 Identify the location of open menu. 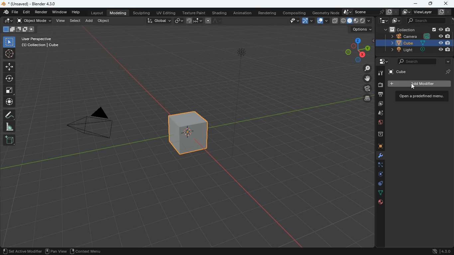
(421, 97).